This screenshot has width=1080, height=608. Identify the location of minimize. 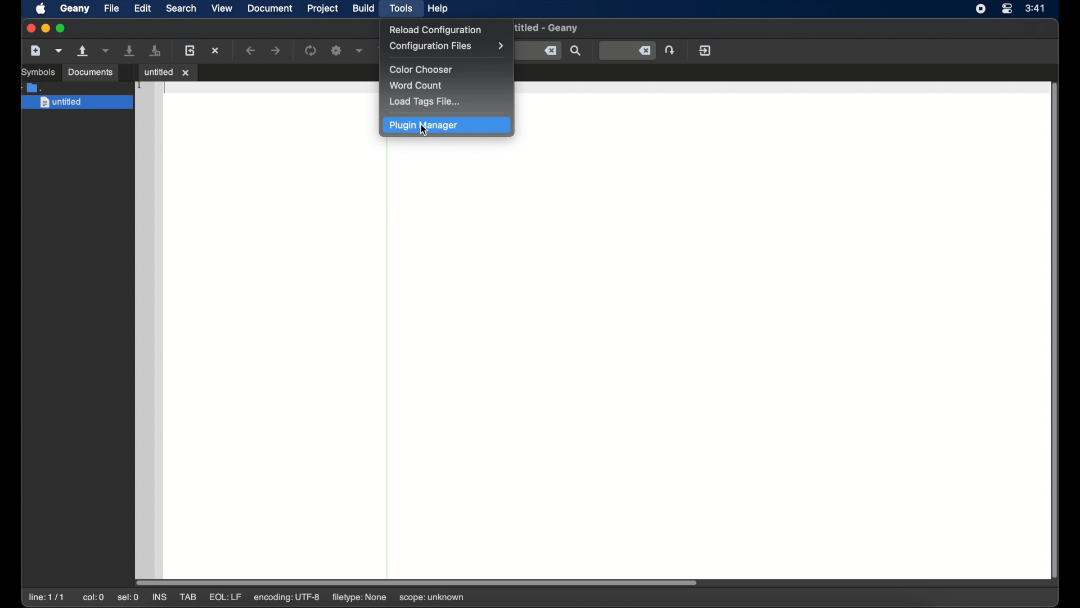
(46, 28).